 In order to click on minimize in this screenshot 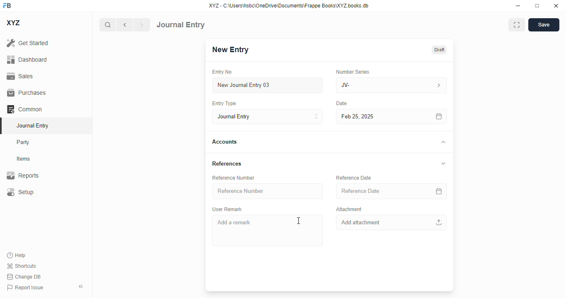, I will do `click(518, 5)`.